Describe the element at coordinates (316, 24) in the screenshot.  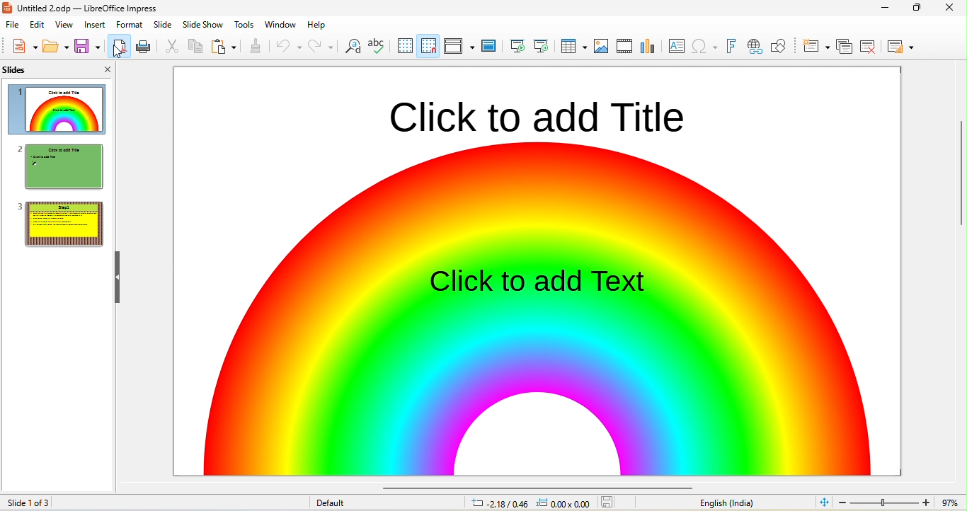
I see `help` at that location.